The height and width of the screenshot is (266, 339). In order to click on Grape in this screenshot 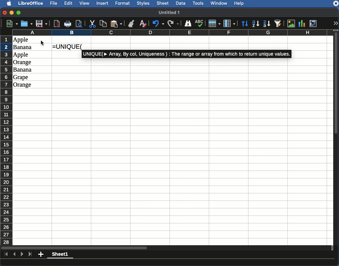, I will do `click(22, 77)`.